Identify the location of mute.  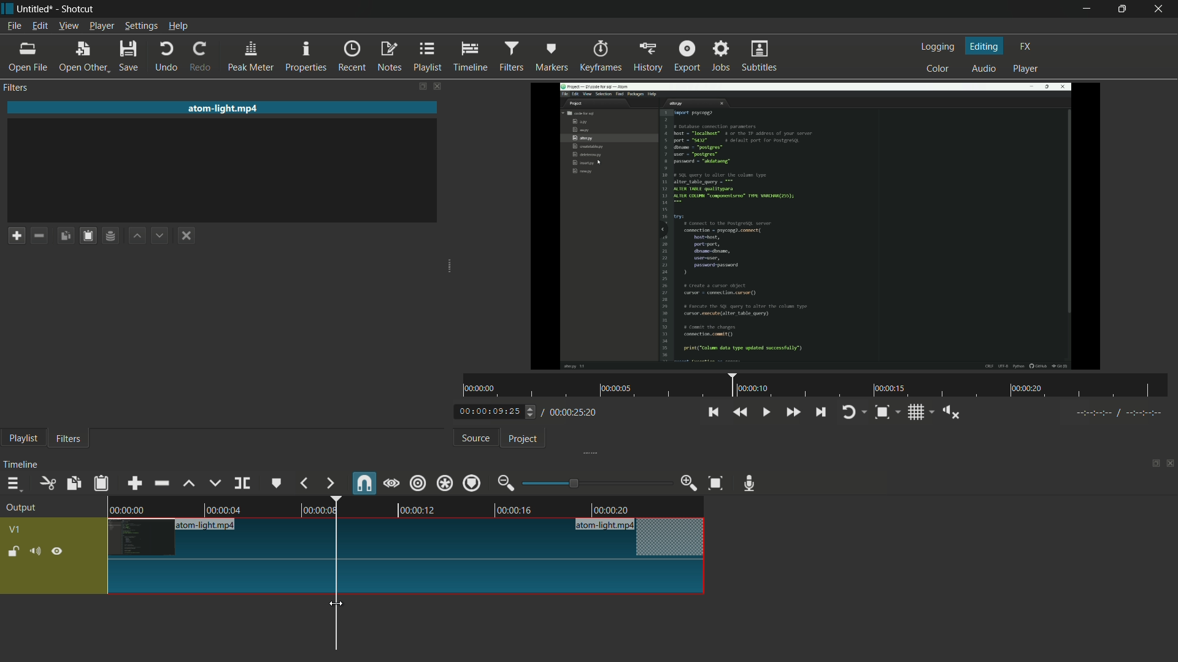
(34, 550).